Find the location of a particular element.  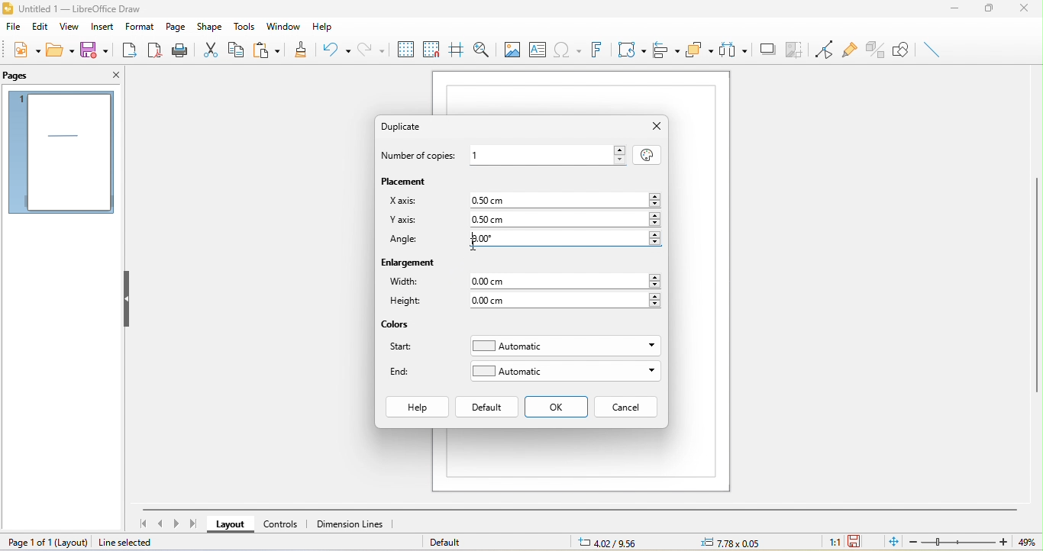

align objects is located at coordinates (667, 50).